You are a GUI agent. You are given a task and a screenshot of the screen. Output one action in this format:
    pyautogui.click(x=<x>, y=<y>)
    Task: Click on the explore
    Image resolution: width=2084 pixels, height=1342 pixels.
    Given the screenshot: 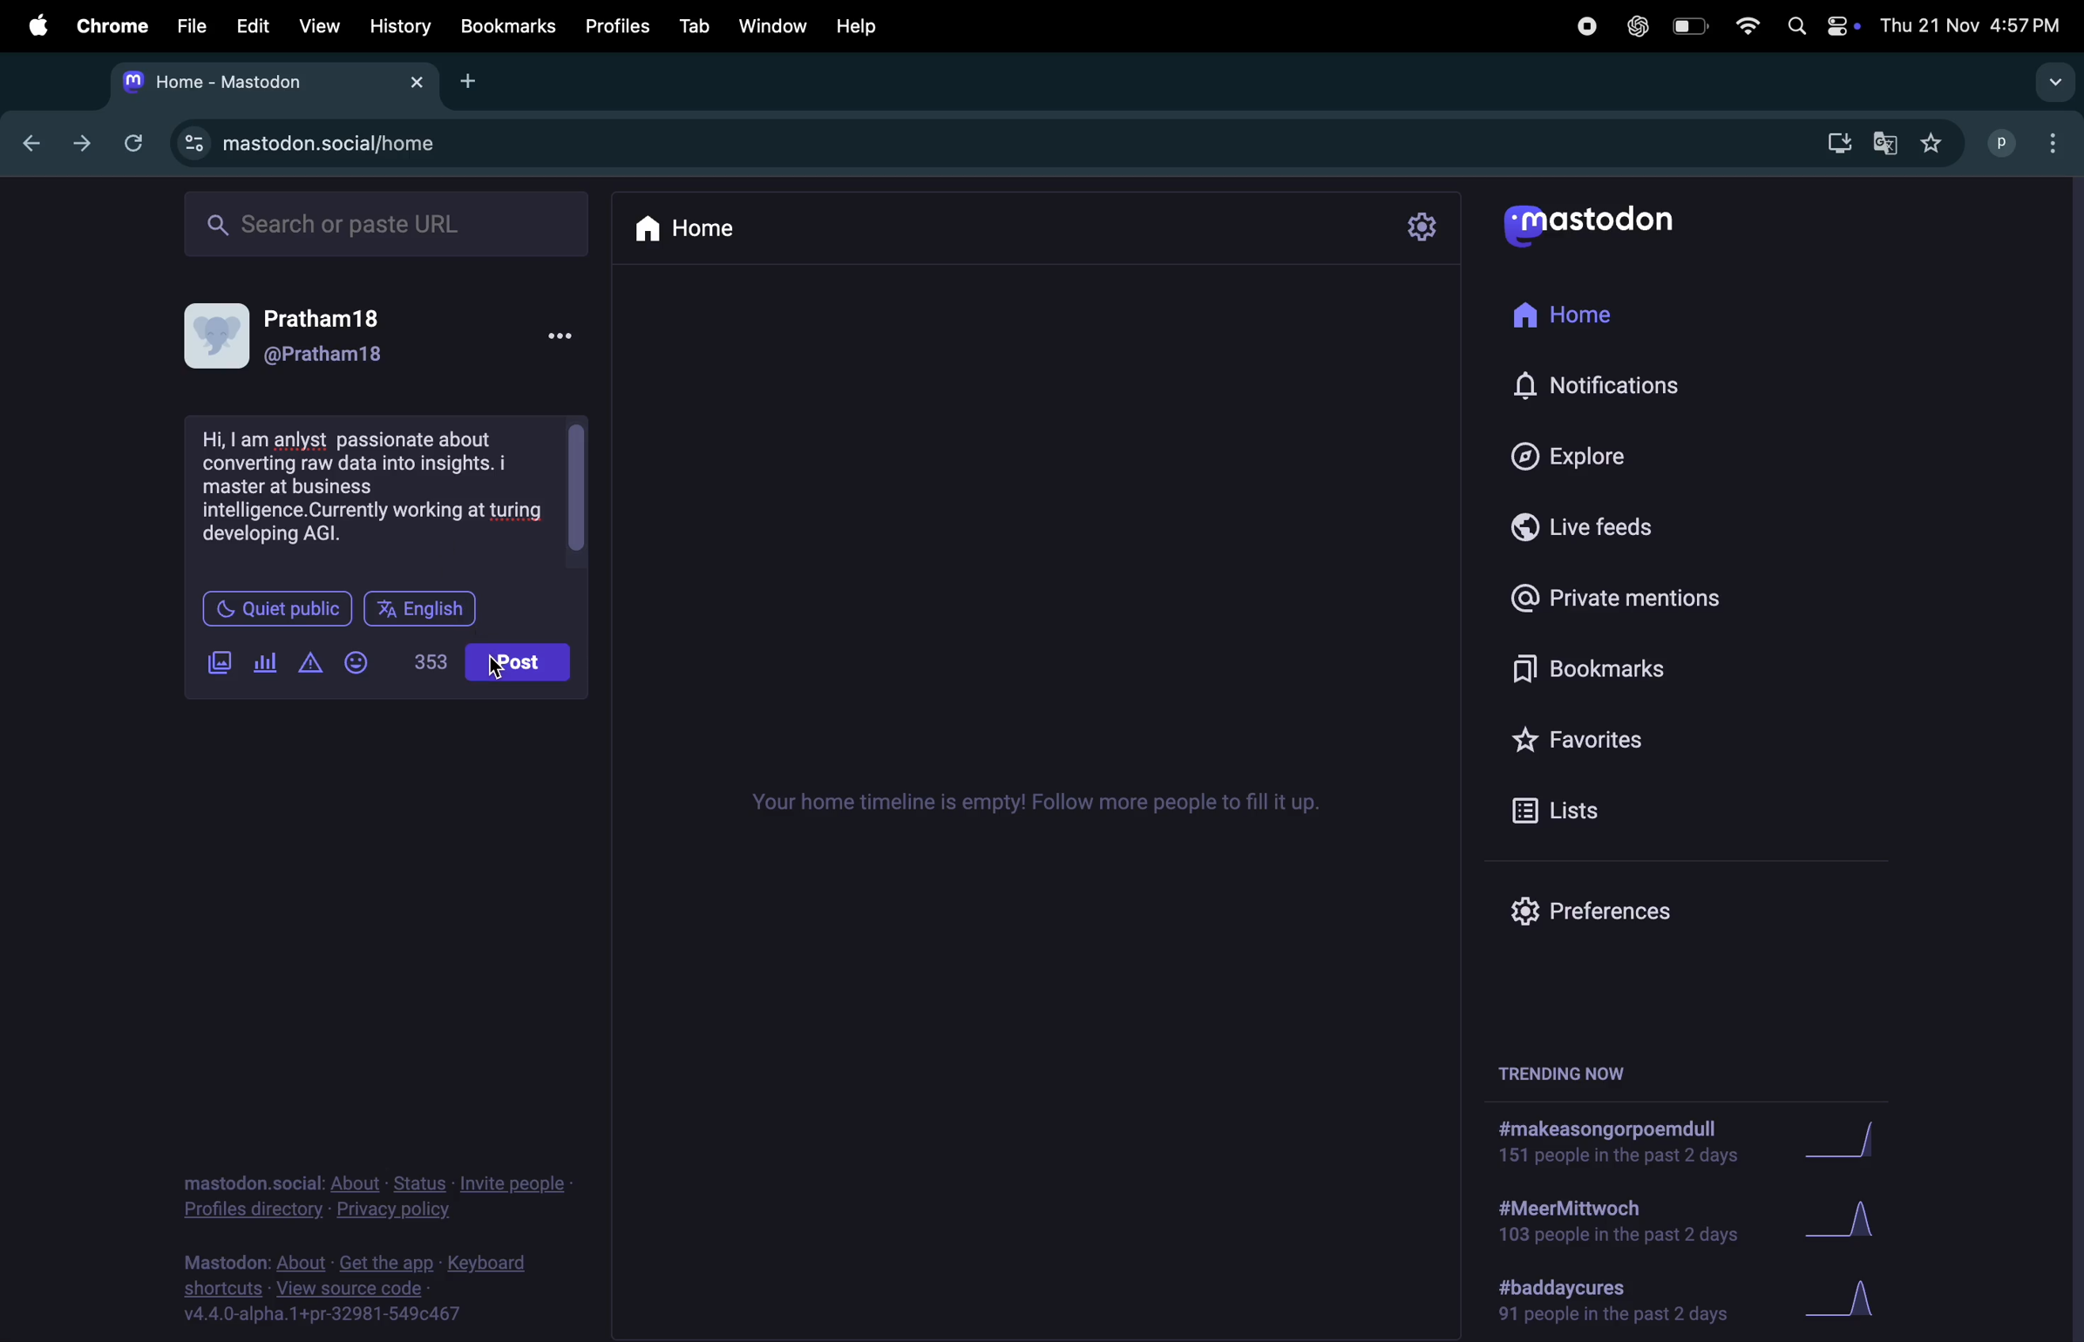 What is the action you would take?
    pyautogui.click(x=1611, y=451)
    